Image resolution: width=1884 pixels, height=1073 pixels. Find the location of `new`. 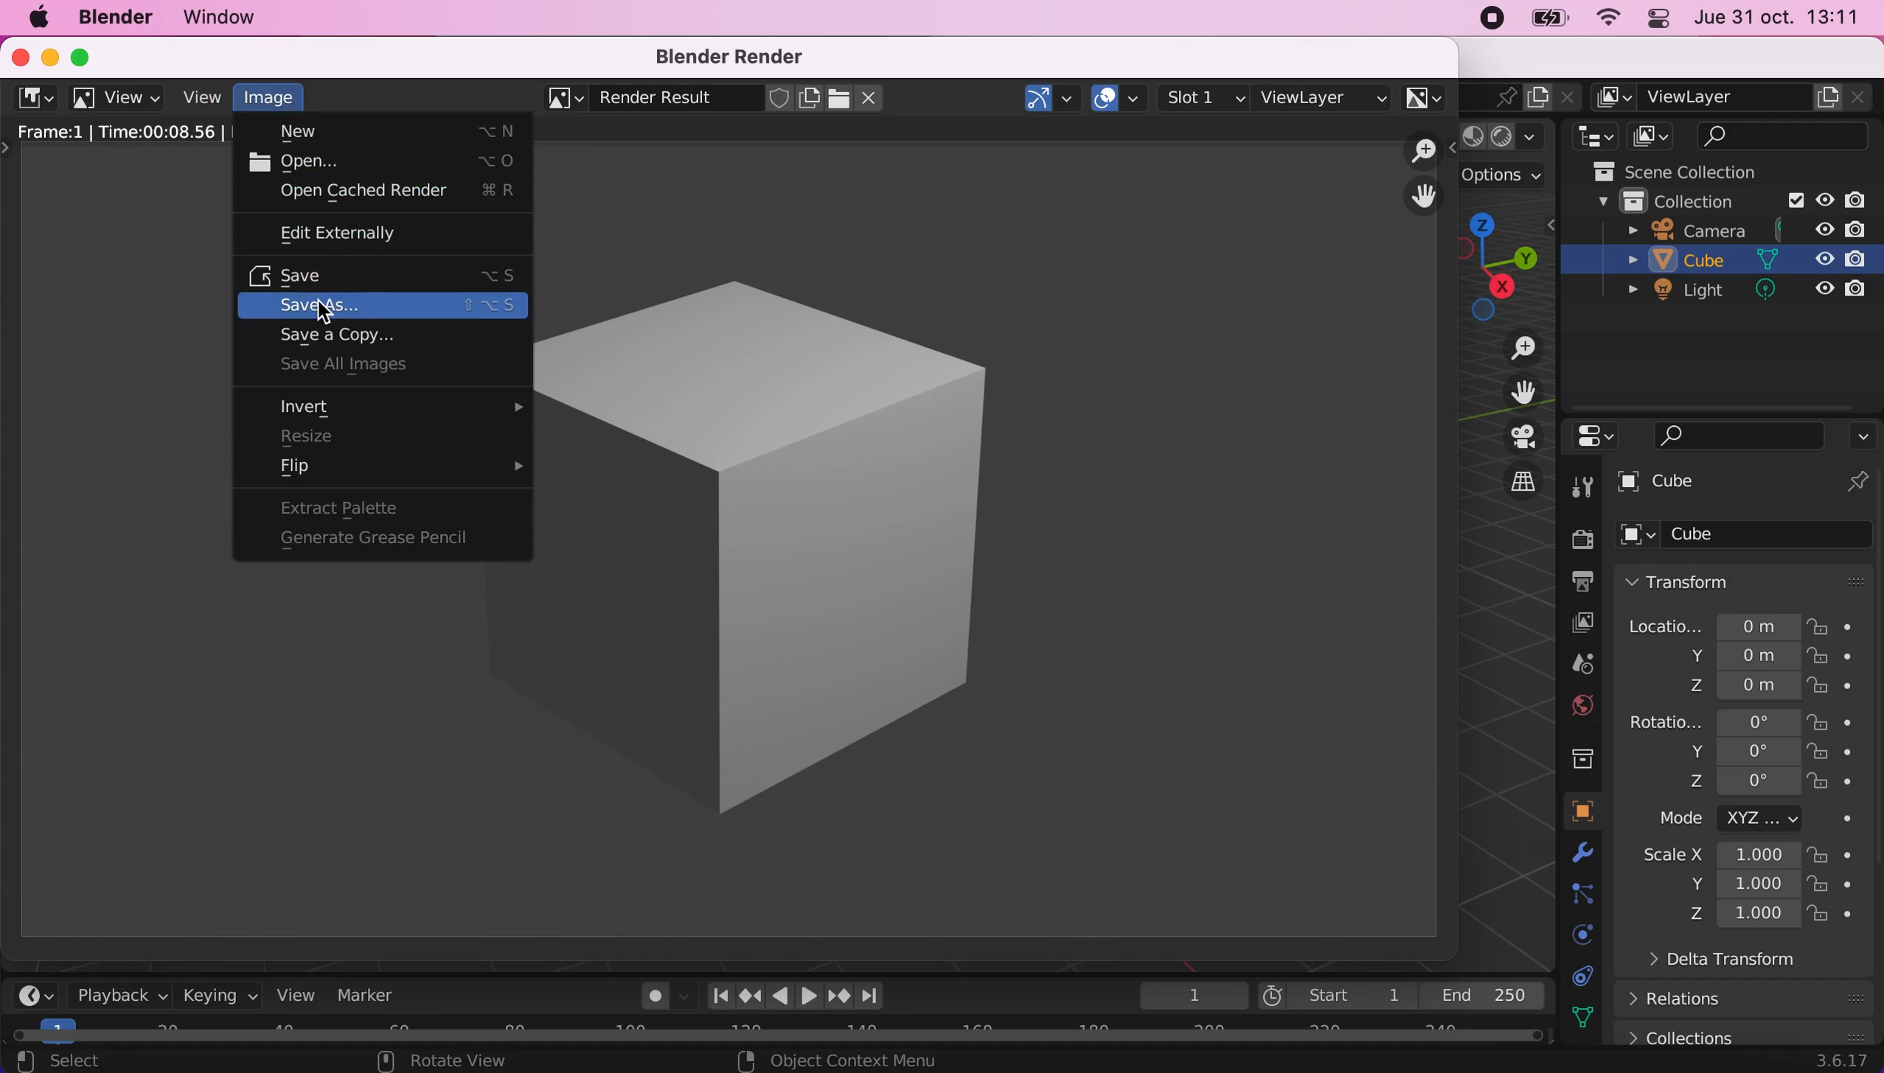

new is located at coordinates (391, 133).